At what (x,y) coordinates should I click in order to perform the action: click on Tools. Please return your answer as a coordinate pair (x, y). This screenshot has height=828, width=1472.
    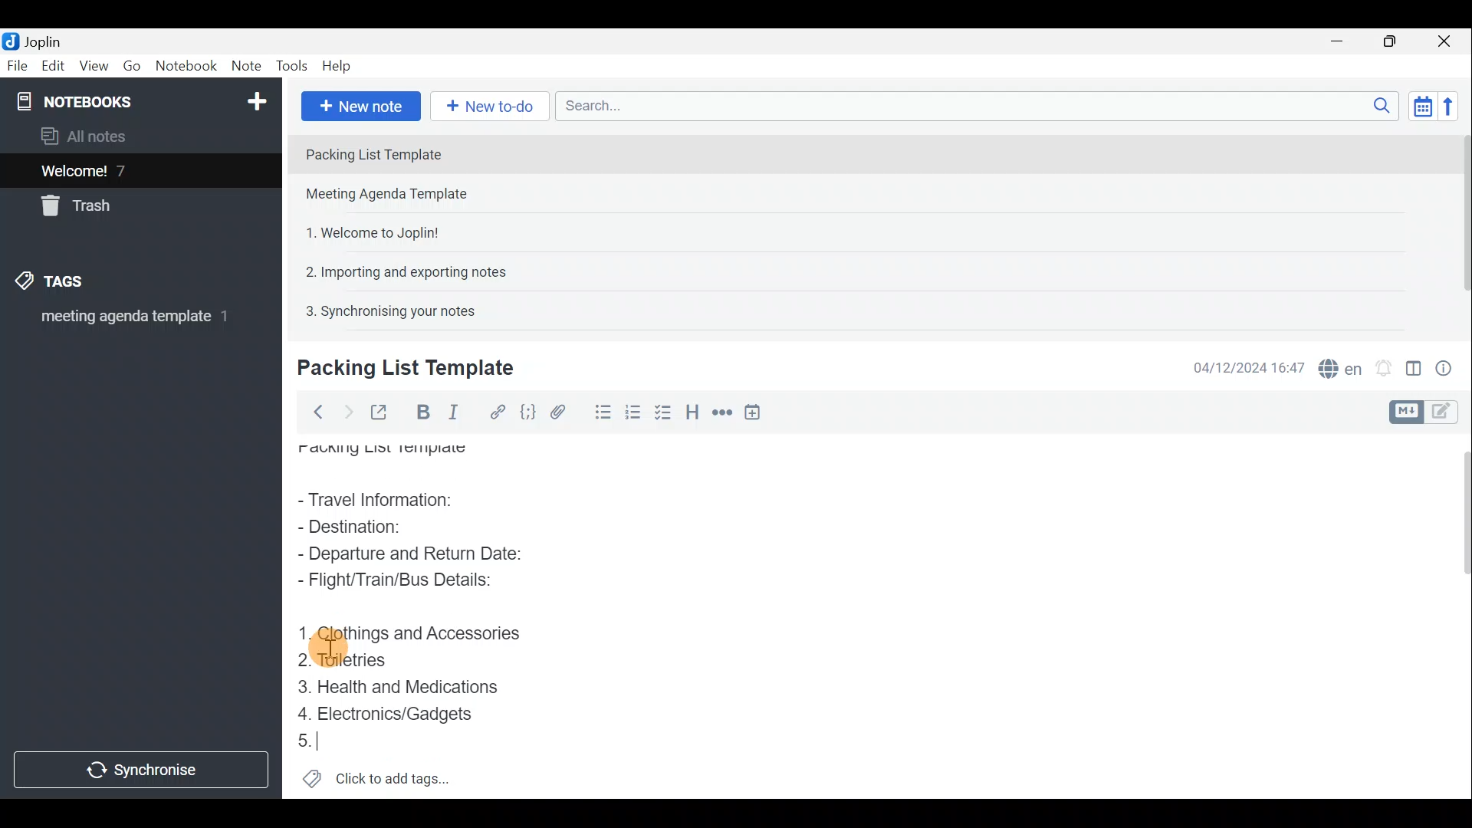
    Looking at the image, I should click on (294, 67).